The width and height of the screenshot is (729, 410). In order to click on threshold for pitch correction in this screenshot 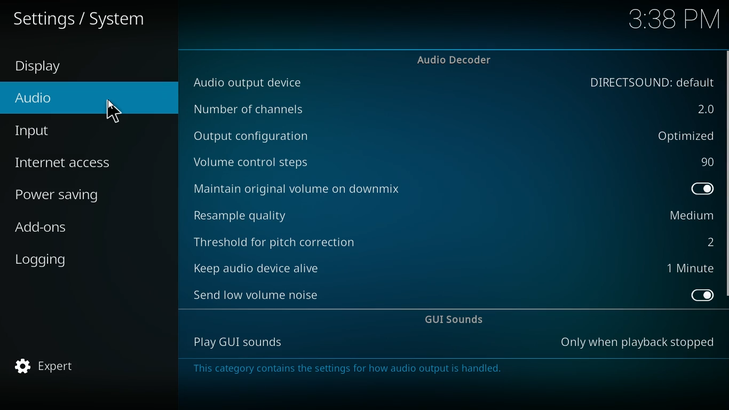, I will do `click(282, 239)`.